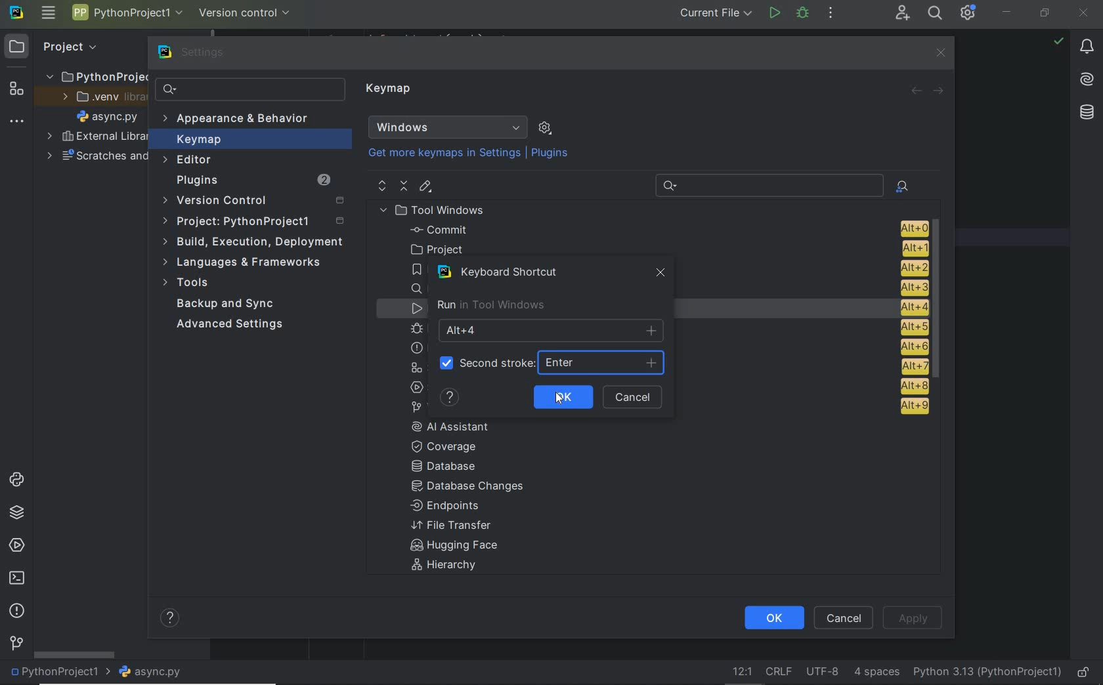 This screenshot has width=1103, height=685. I want to click on run, so click(774, 14).